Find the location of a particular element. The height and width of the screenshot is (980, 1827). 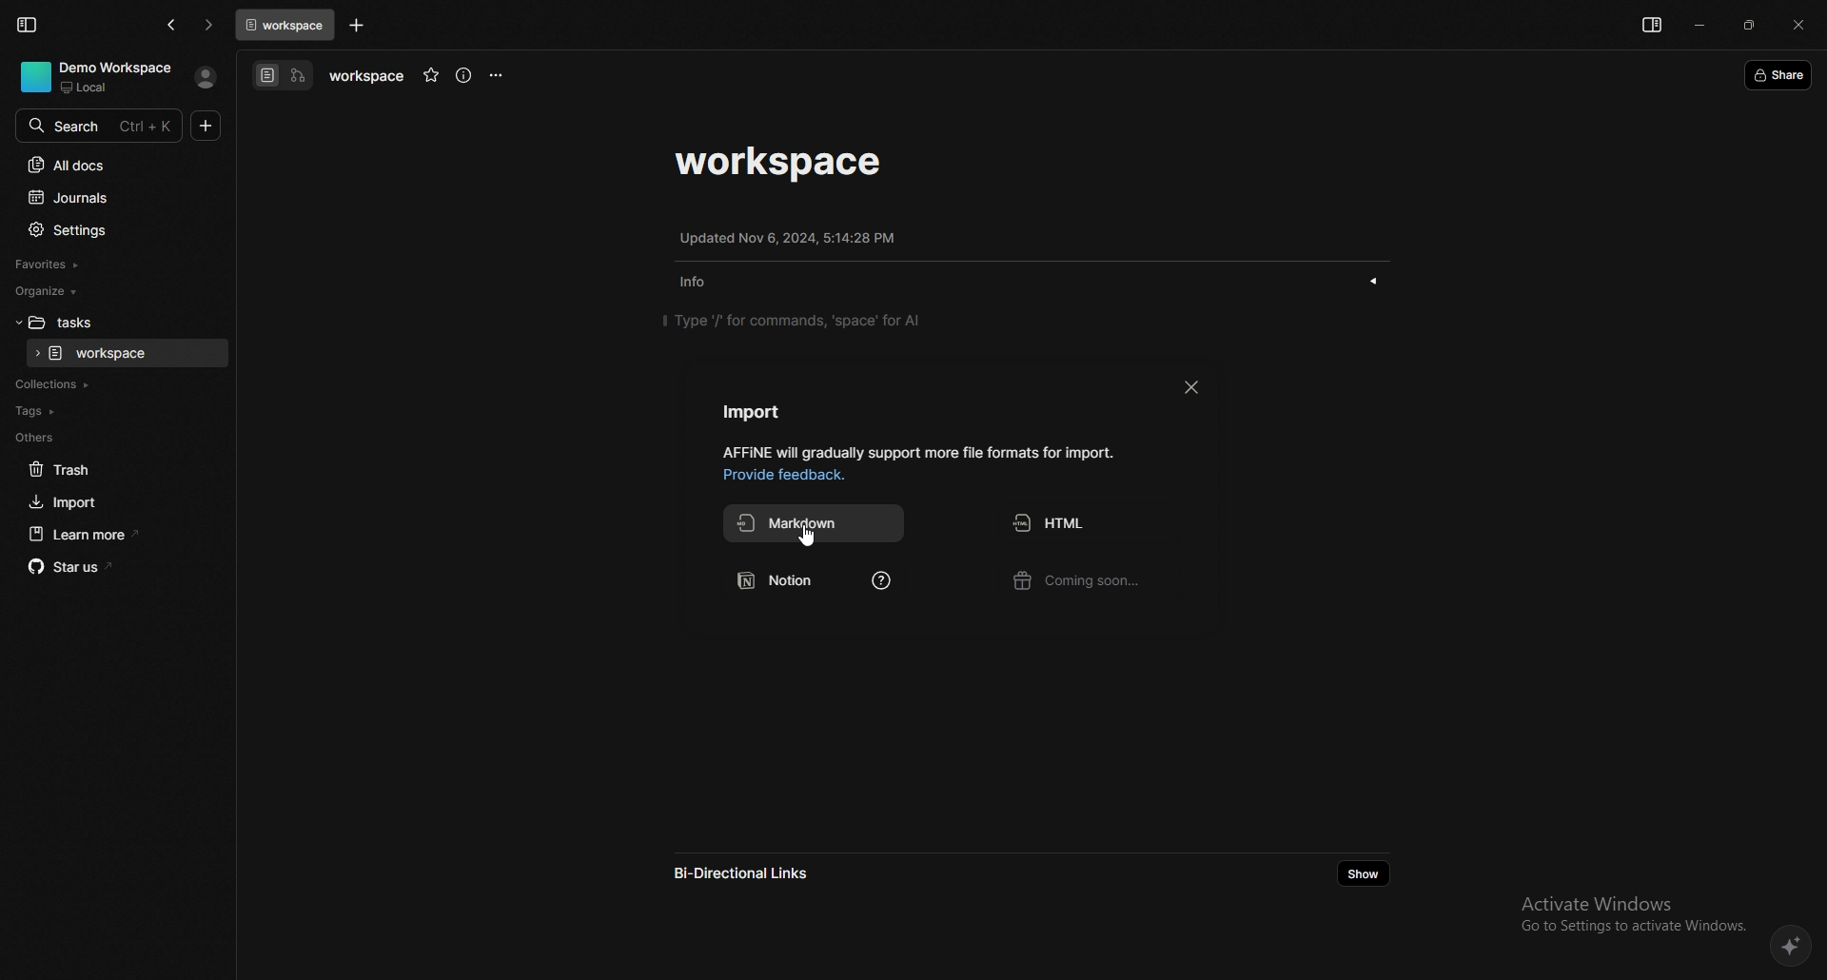

close is located at coordinates (1799, 26).